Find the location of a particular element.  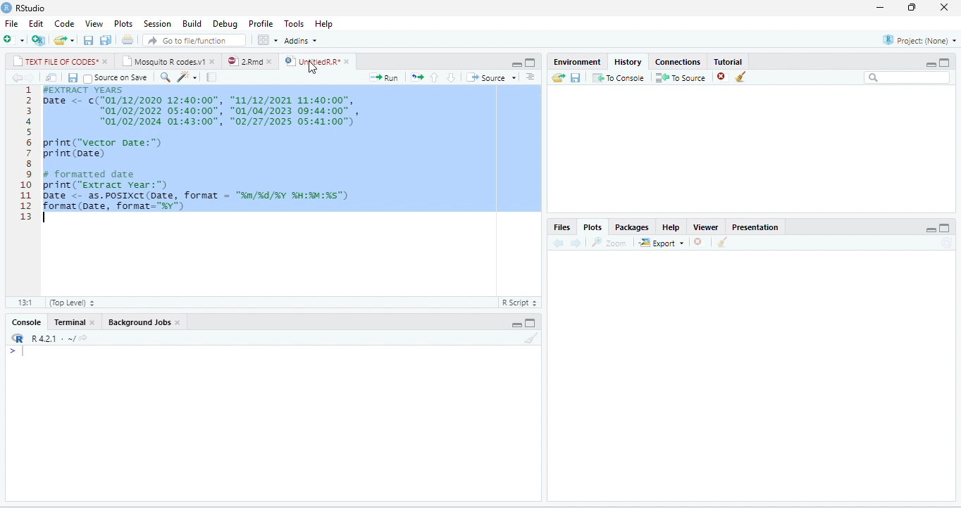

UntitledR.R is located at coordinates (311, 61).